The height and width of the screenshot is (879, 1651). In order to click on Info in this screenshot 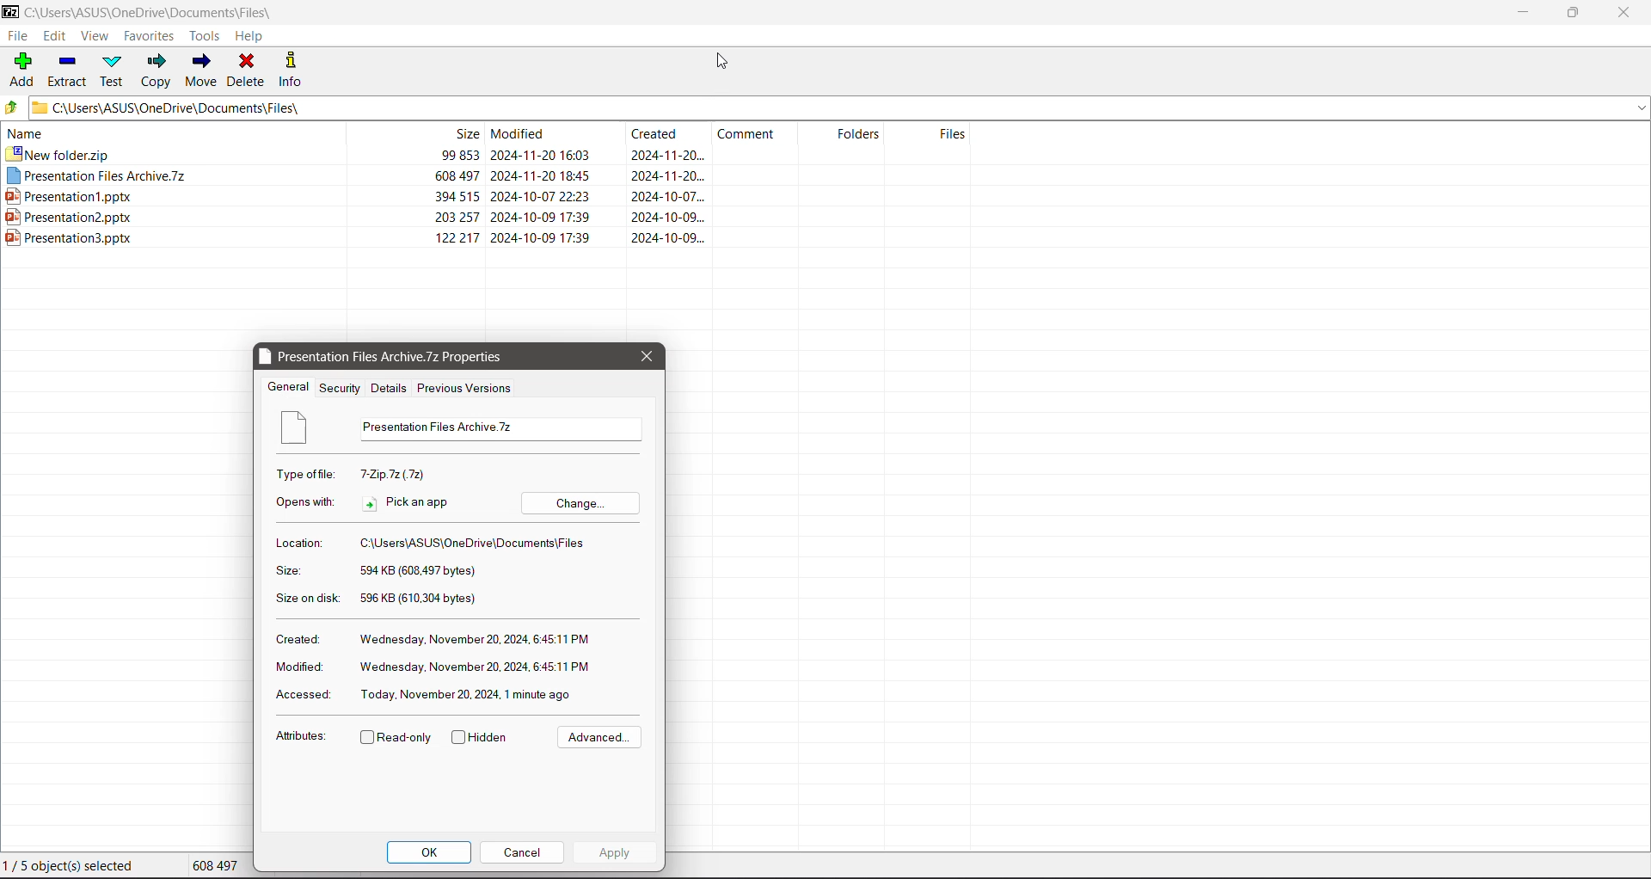, I will do `click(292, 71)`.